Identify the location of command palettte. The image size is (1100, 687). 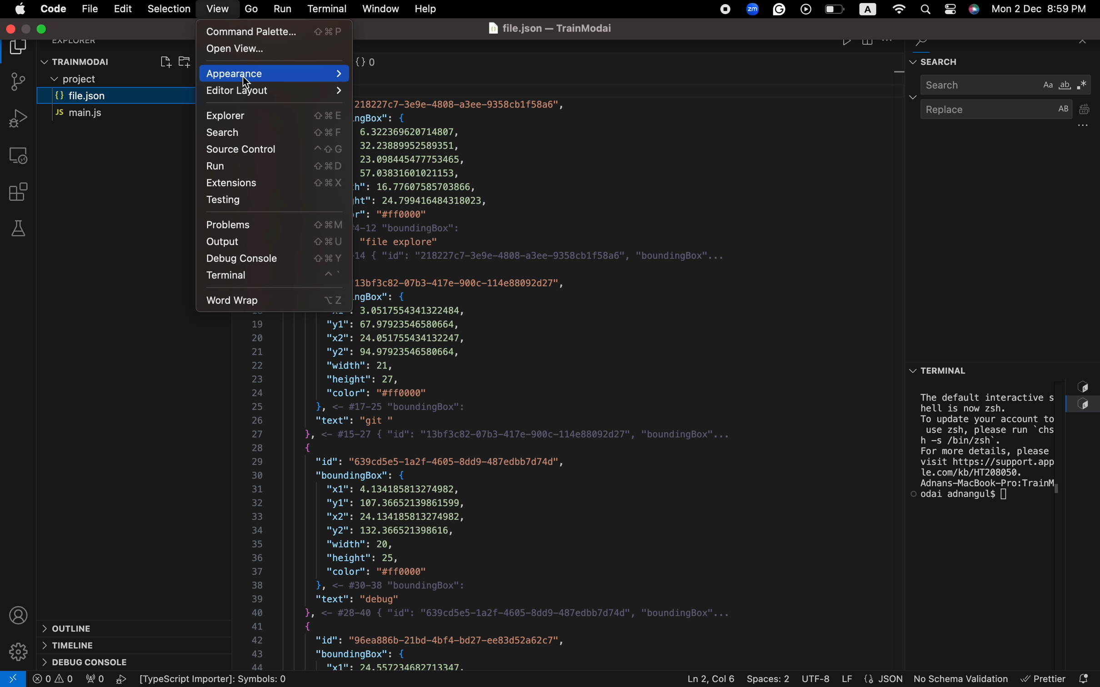
(276, 31).